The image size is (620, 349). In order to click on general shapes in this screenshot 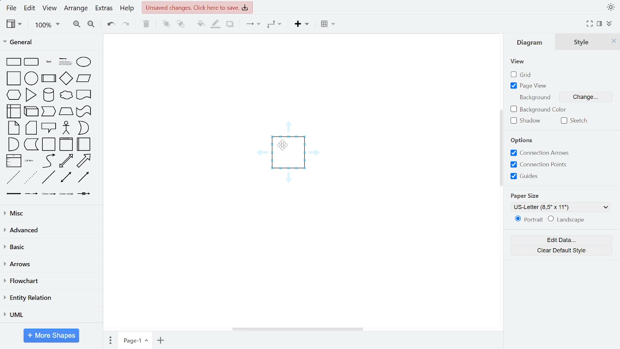, I will do `click(14, 127)`.